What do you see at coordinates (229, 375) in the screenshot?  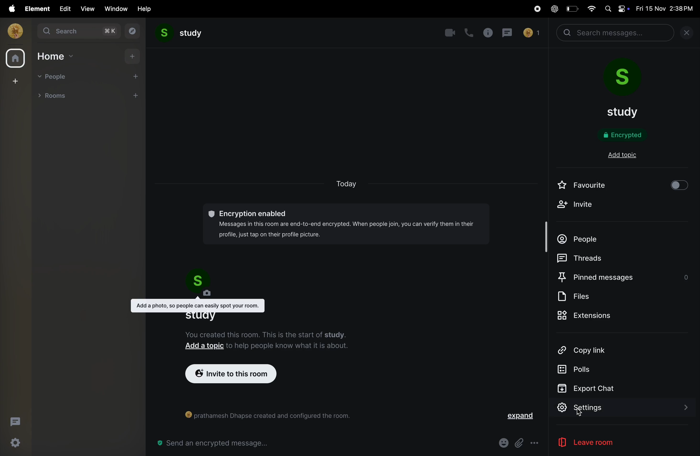 I see `invite to room` at bounding box center [229, 375].